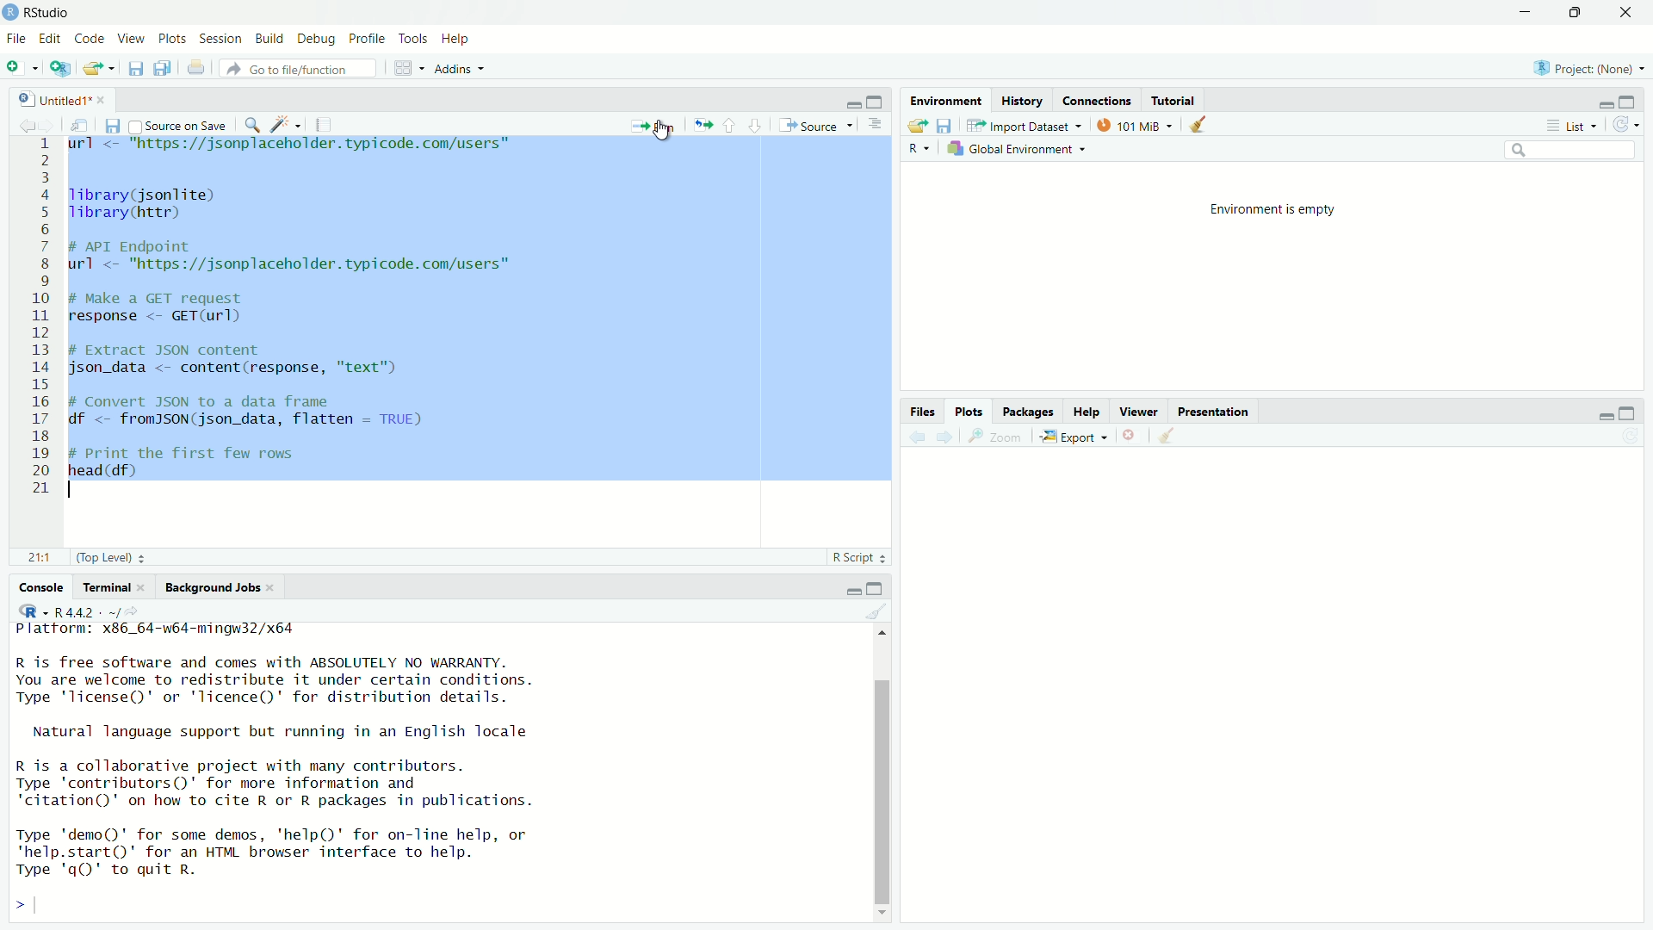  Describe the element at coordinates (1569, 125) in the screenshot. I see `List ` at that location.